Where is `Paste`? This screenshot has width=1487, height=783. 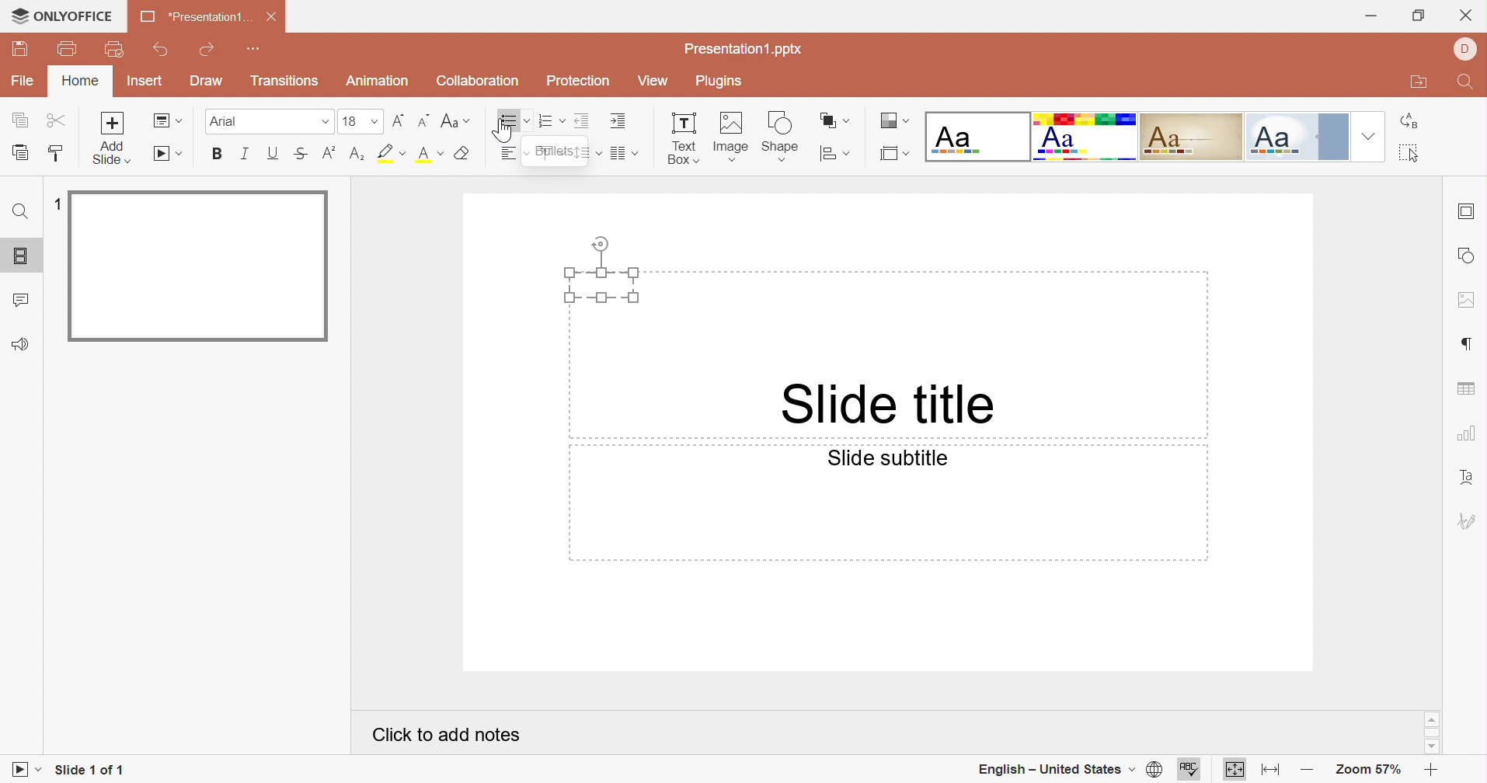 Paste is located at coordinates (21, 155).